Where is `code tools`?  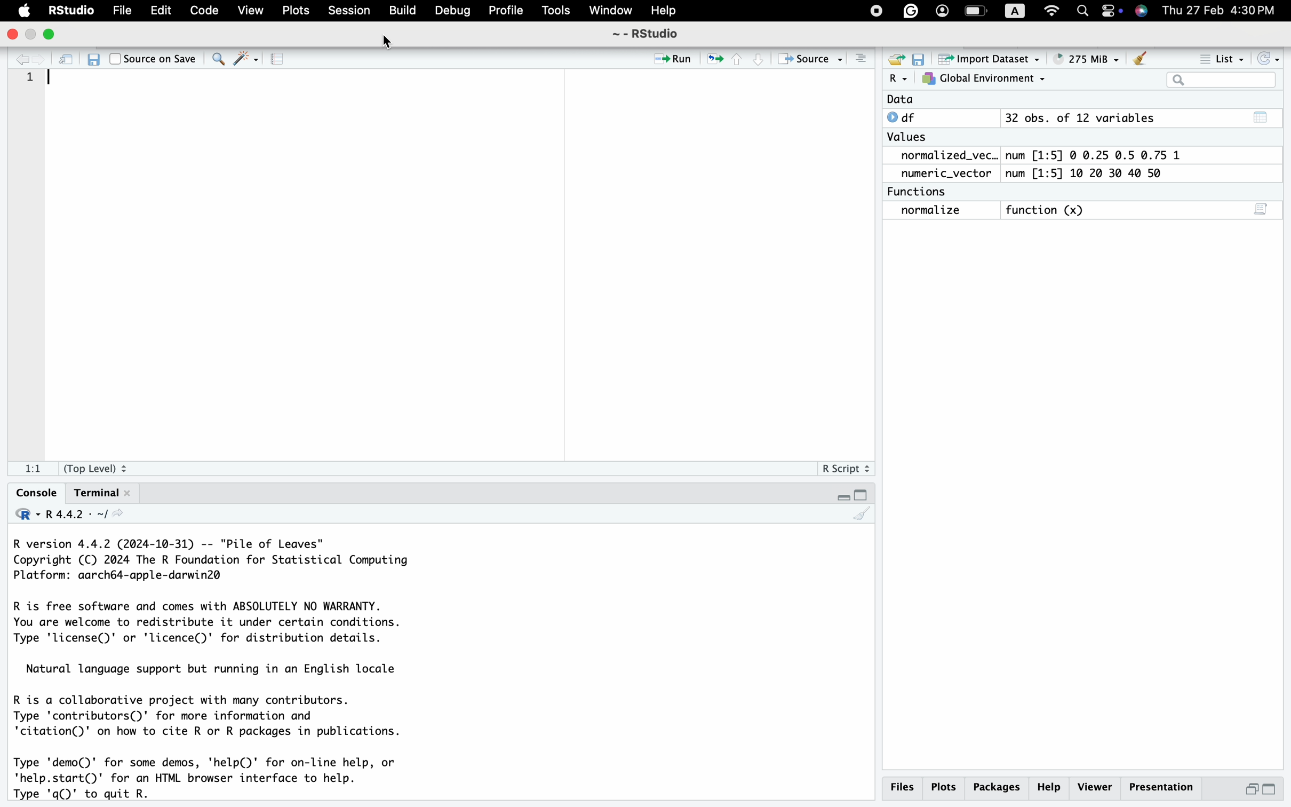
code tools is located at coordinates (246, 60).